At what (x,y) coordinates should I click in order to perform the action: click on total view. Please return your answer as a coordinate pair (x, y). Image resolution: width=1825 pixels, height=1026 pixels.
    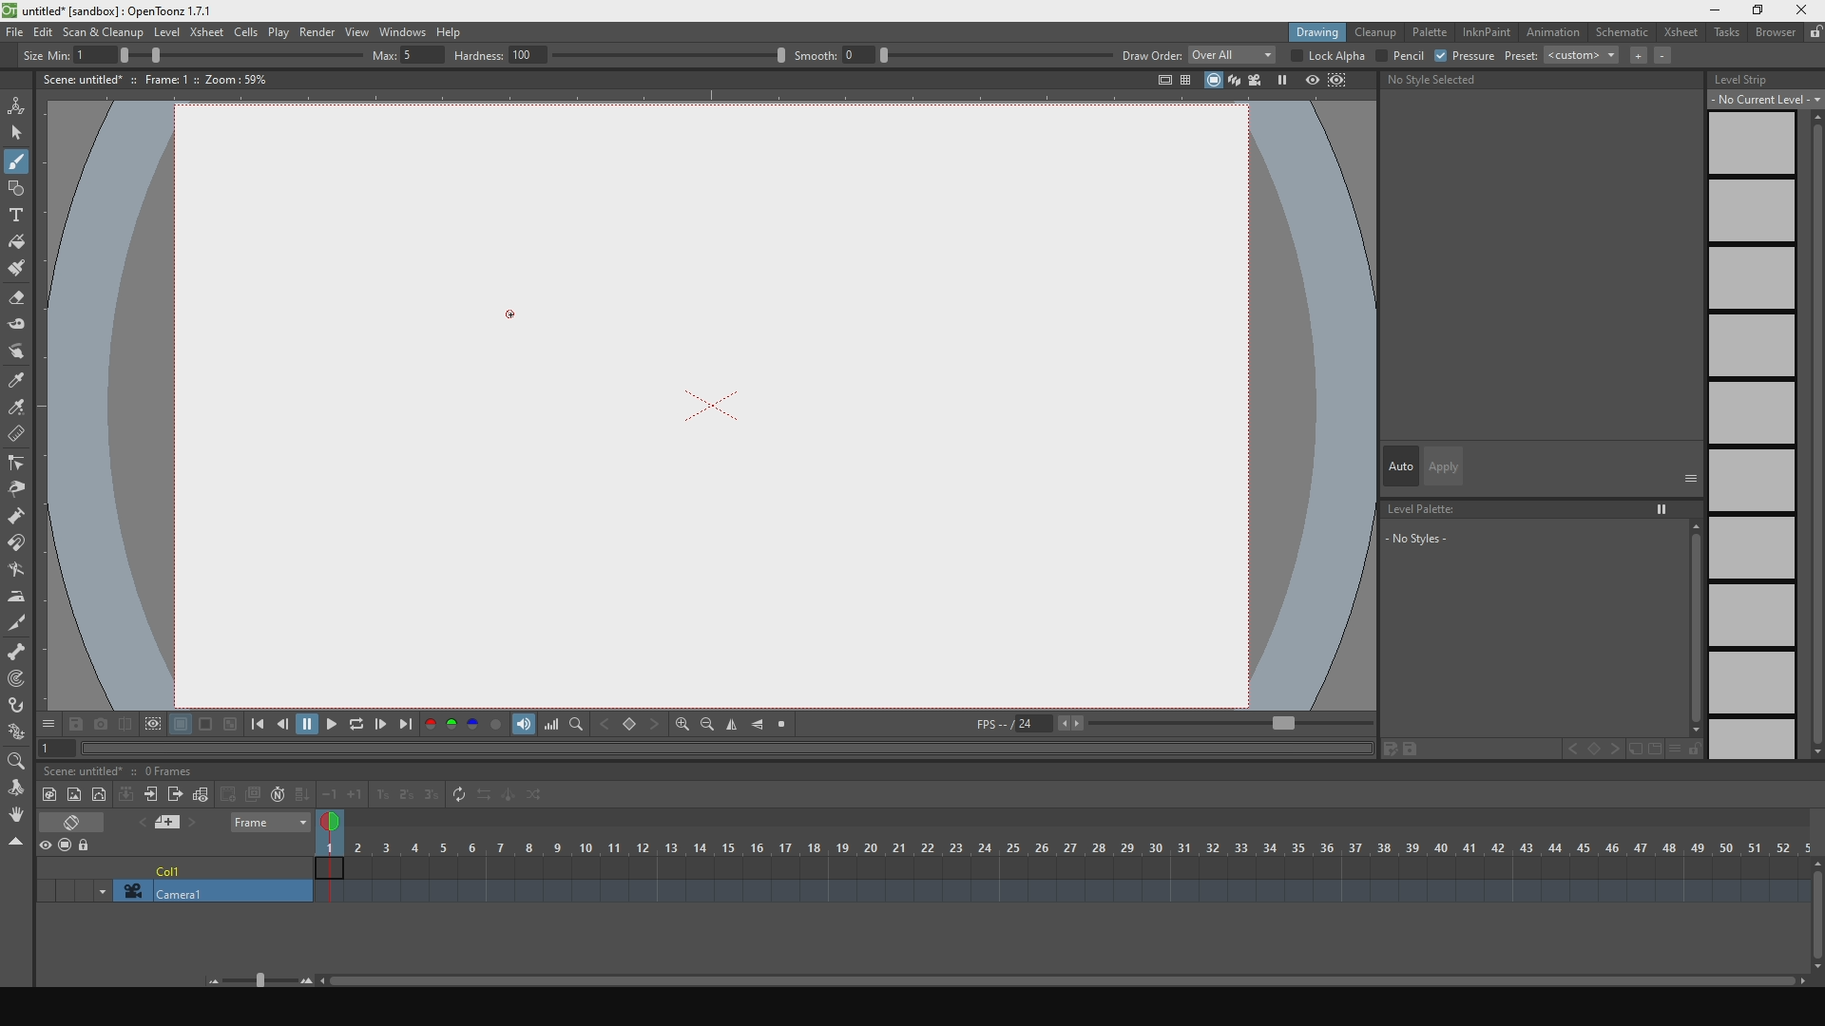
    Looking at the image, I should click on (1150, 82).